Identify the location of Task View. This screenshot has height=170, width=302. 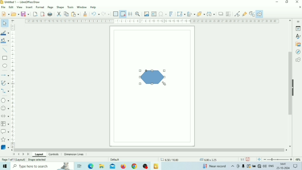
(79, 166).